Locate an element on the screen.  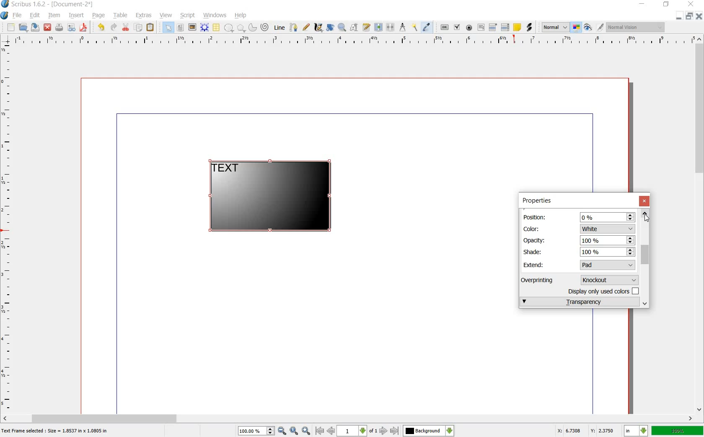
go to previous or first page is located at coordinates (324, 431).